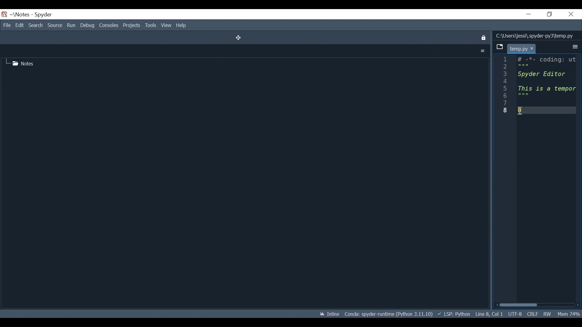  I want to click on UTF-8, so click(514, 313).